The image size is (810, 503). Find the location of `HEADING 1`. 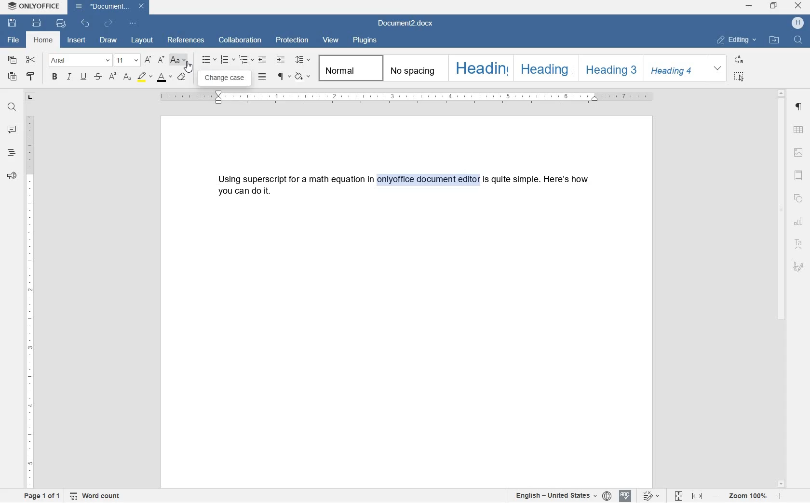

HEADING 1 is located at coordinates (479, 68).